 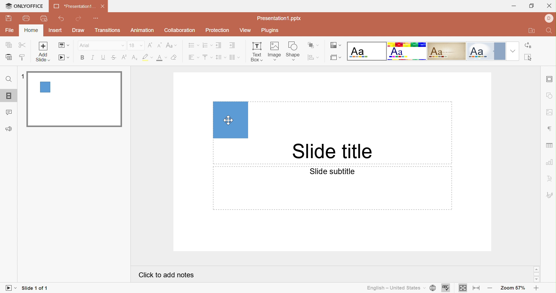 I want to click on Presentation1.pptx, so click(x=279, y=18).